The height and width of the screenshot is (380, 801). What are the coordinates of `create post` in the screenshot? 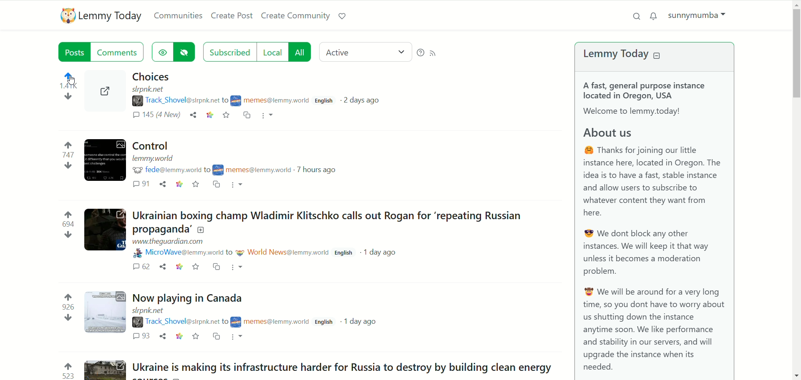 It's located at (232, 16).